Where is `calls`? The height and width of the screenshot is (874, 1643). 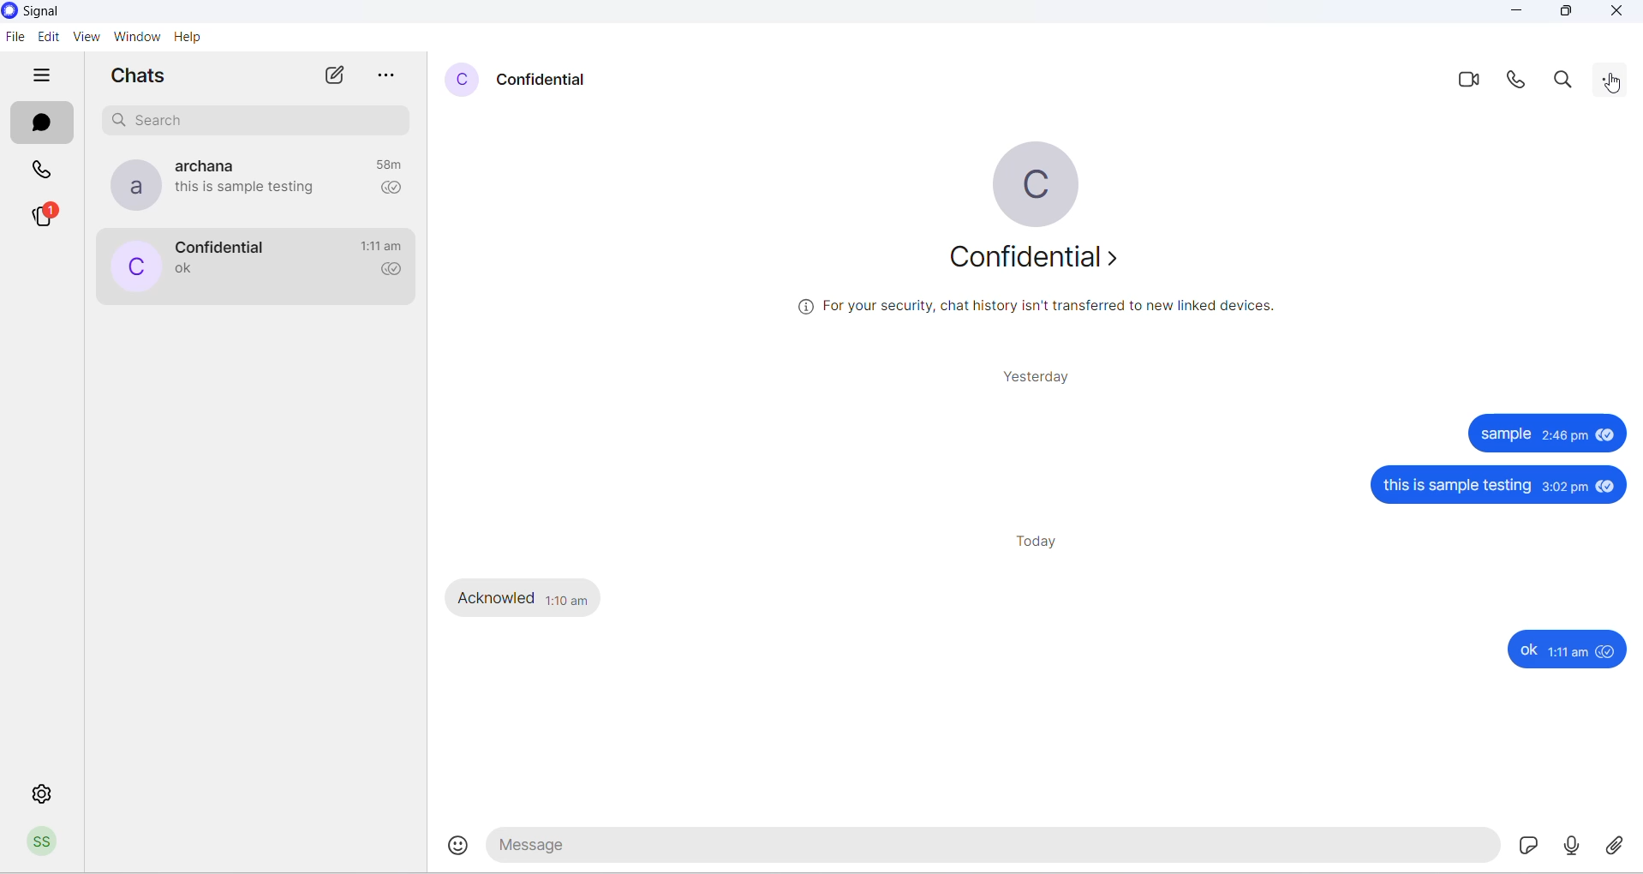 calls is located at coordinates (42, 171).